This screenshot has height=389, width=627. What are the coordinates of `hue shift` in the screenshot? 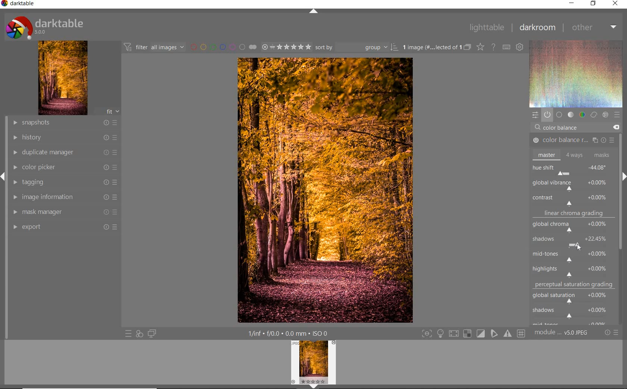 It's located at (573, 169).